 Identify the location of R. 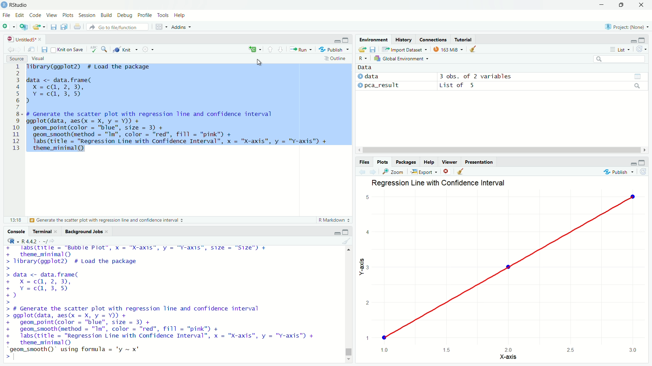
(12, 241).